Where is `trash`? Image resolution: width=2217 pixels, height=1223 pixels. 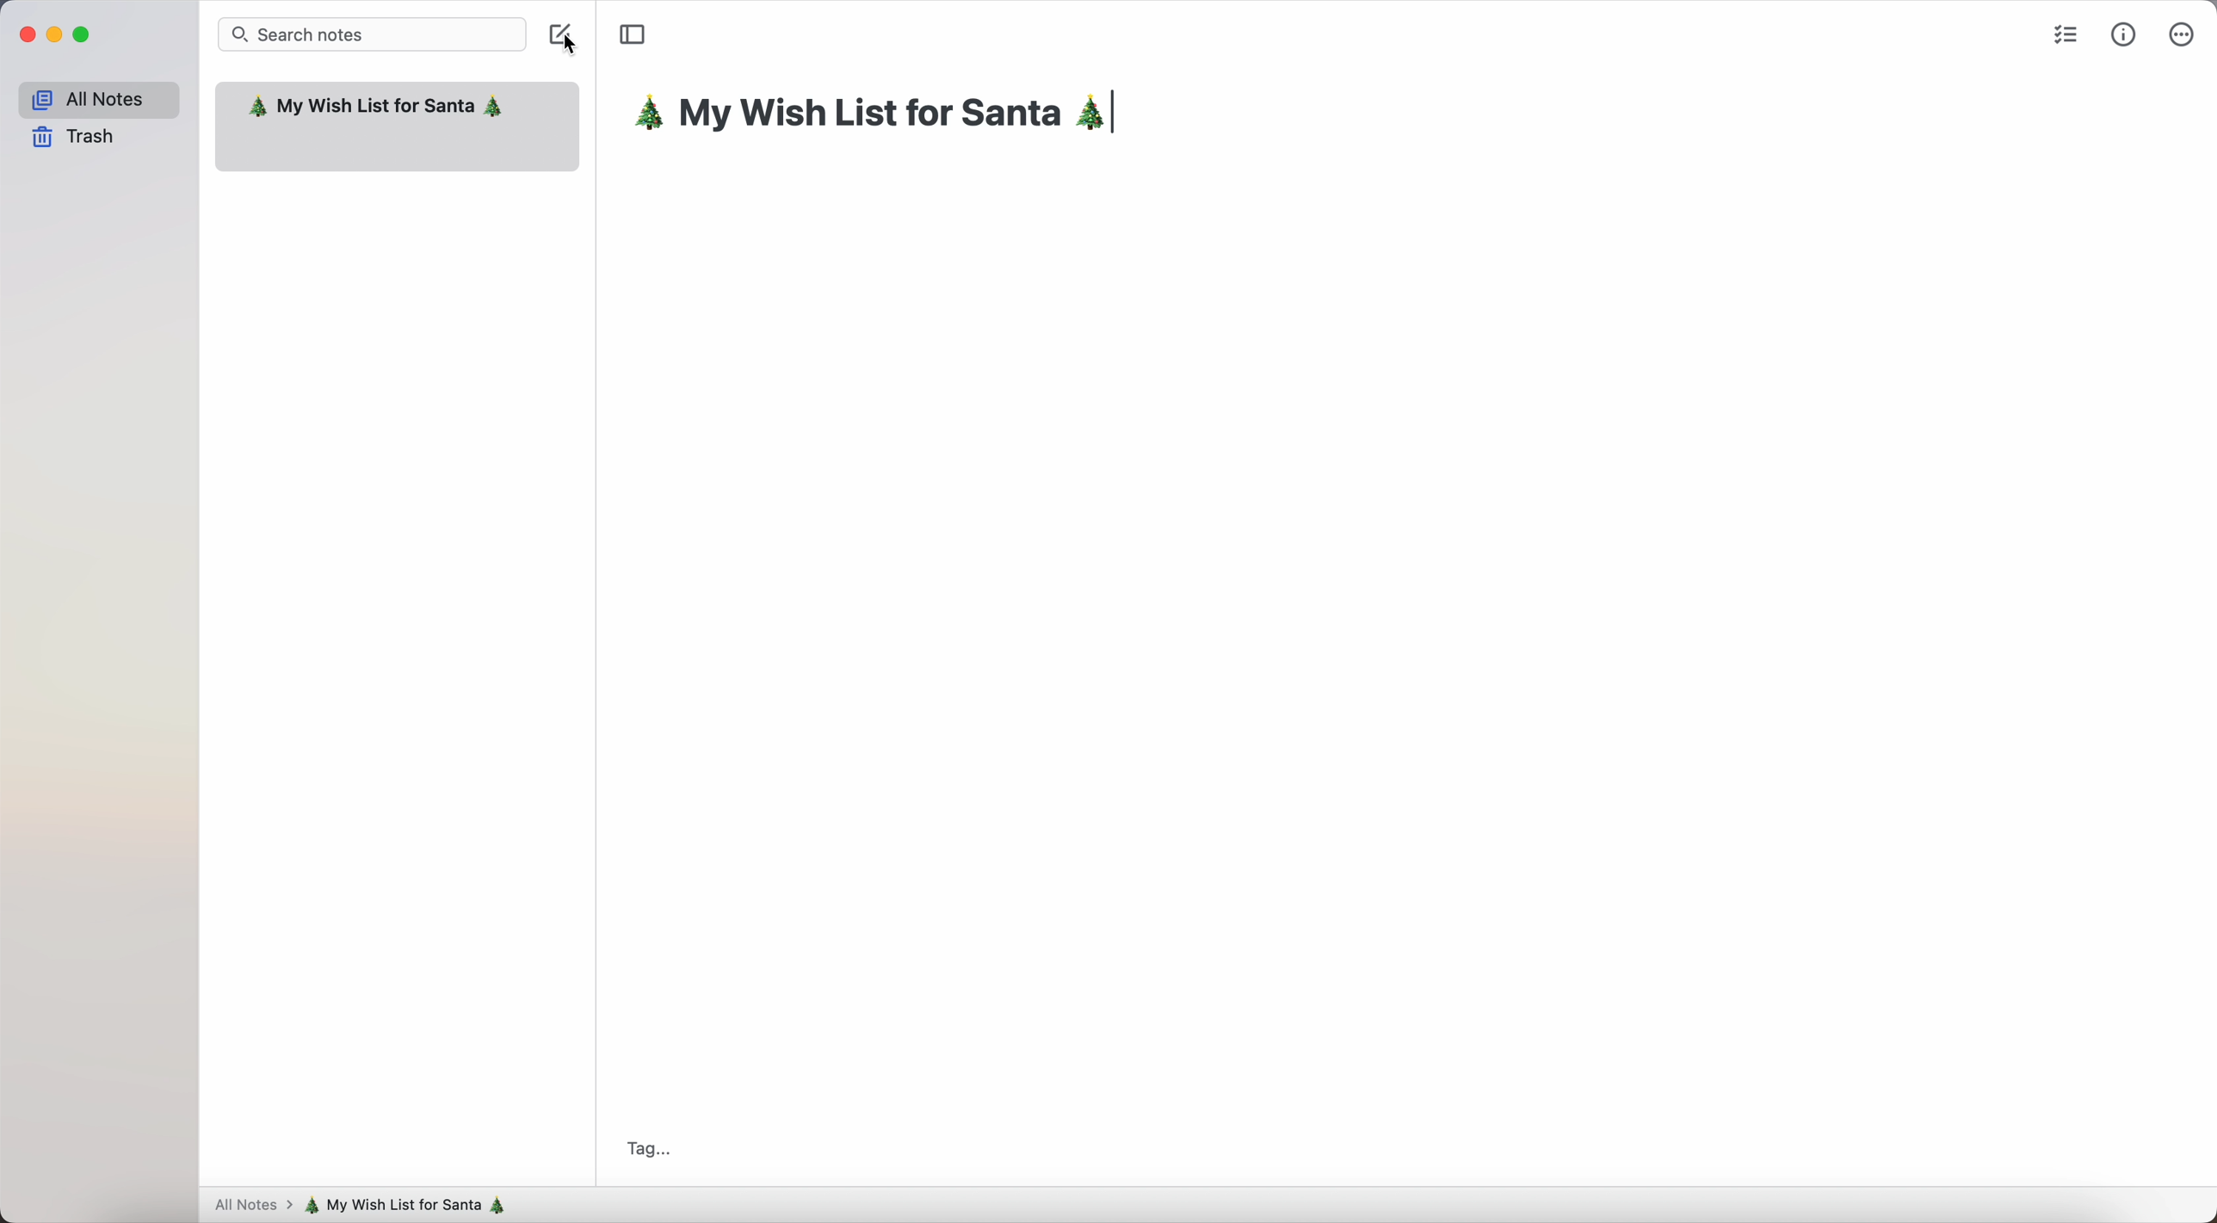
trash is located at coordinates (75, 139).